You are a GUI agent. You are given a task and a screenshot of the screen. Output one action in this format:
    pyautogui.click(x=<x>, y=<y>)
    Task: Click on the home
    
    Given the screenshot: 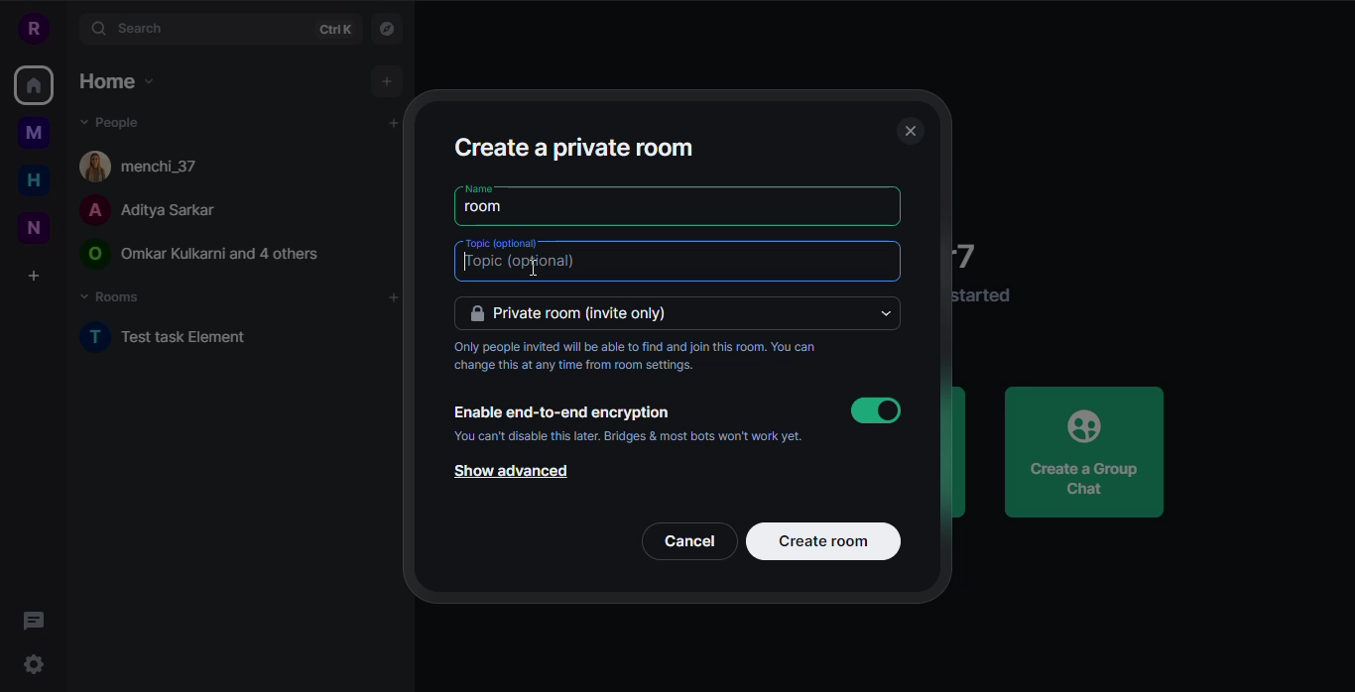 What is the action you would take?
    pyautogui.click(x=114, y=80)
    